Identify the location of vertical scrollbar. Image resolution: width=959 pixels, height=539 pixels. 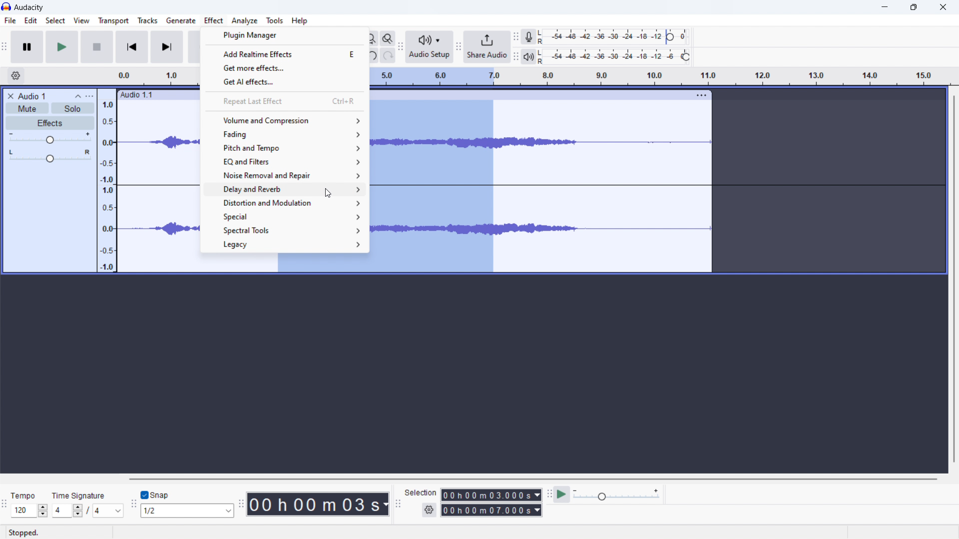
(953, 280).